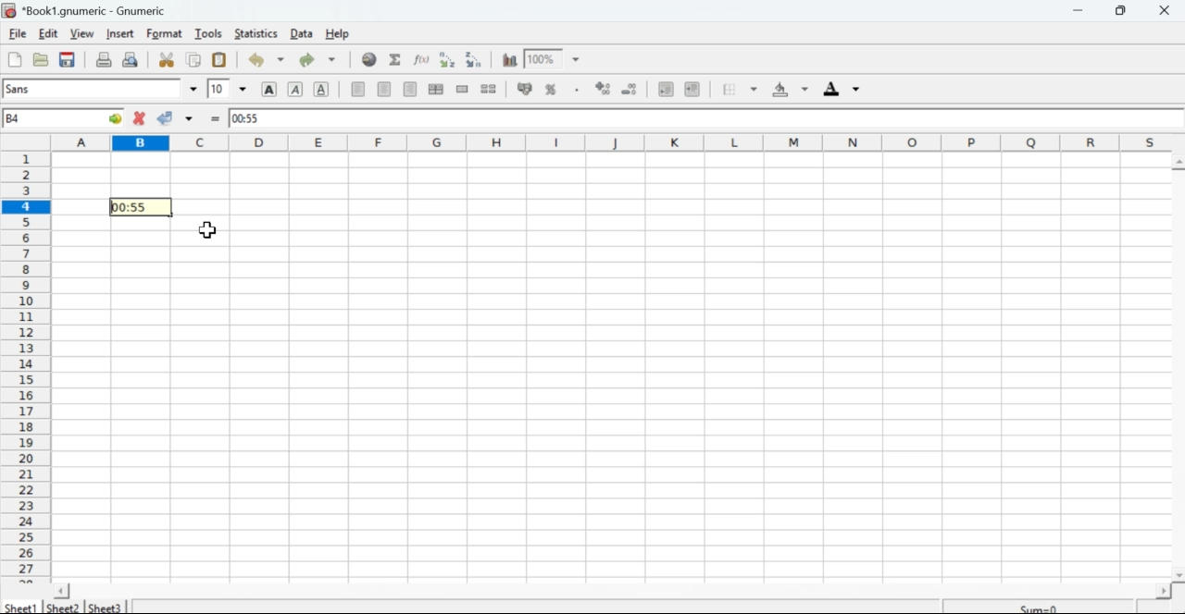 The height and width of the screenshot is (614, 1185). I want to click on Alphabets row, so click(615, 141).